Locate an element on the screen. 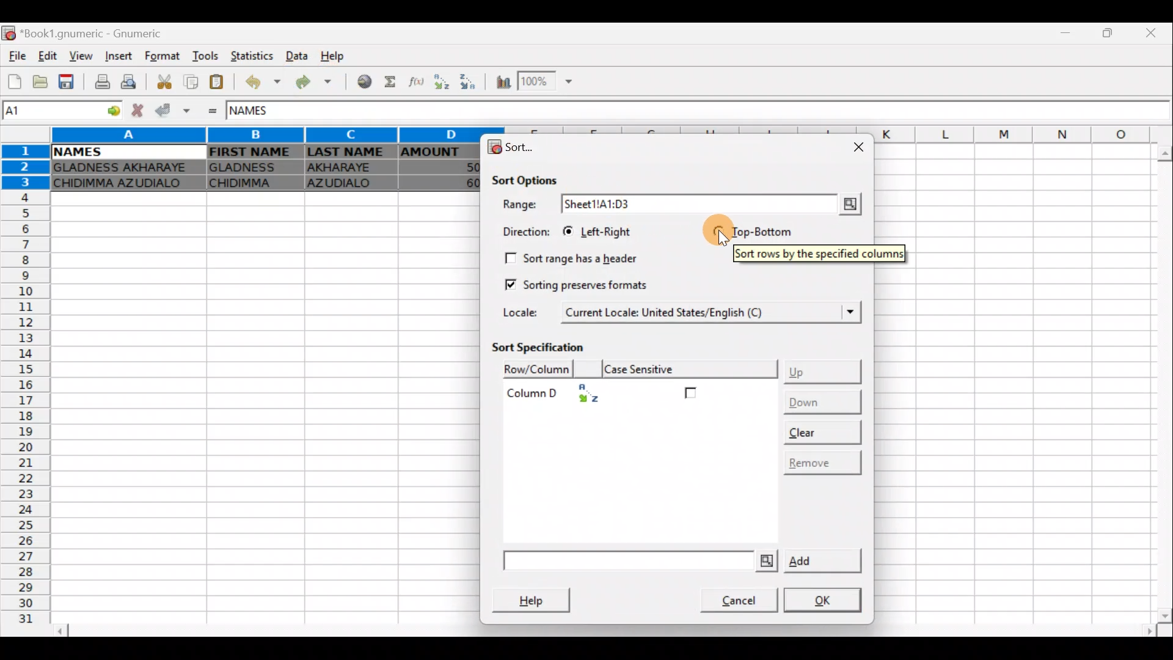 The image size is (1173, 660). Cursor on top-bottom is located at coordinates (708, 232).